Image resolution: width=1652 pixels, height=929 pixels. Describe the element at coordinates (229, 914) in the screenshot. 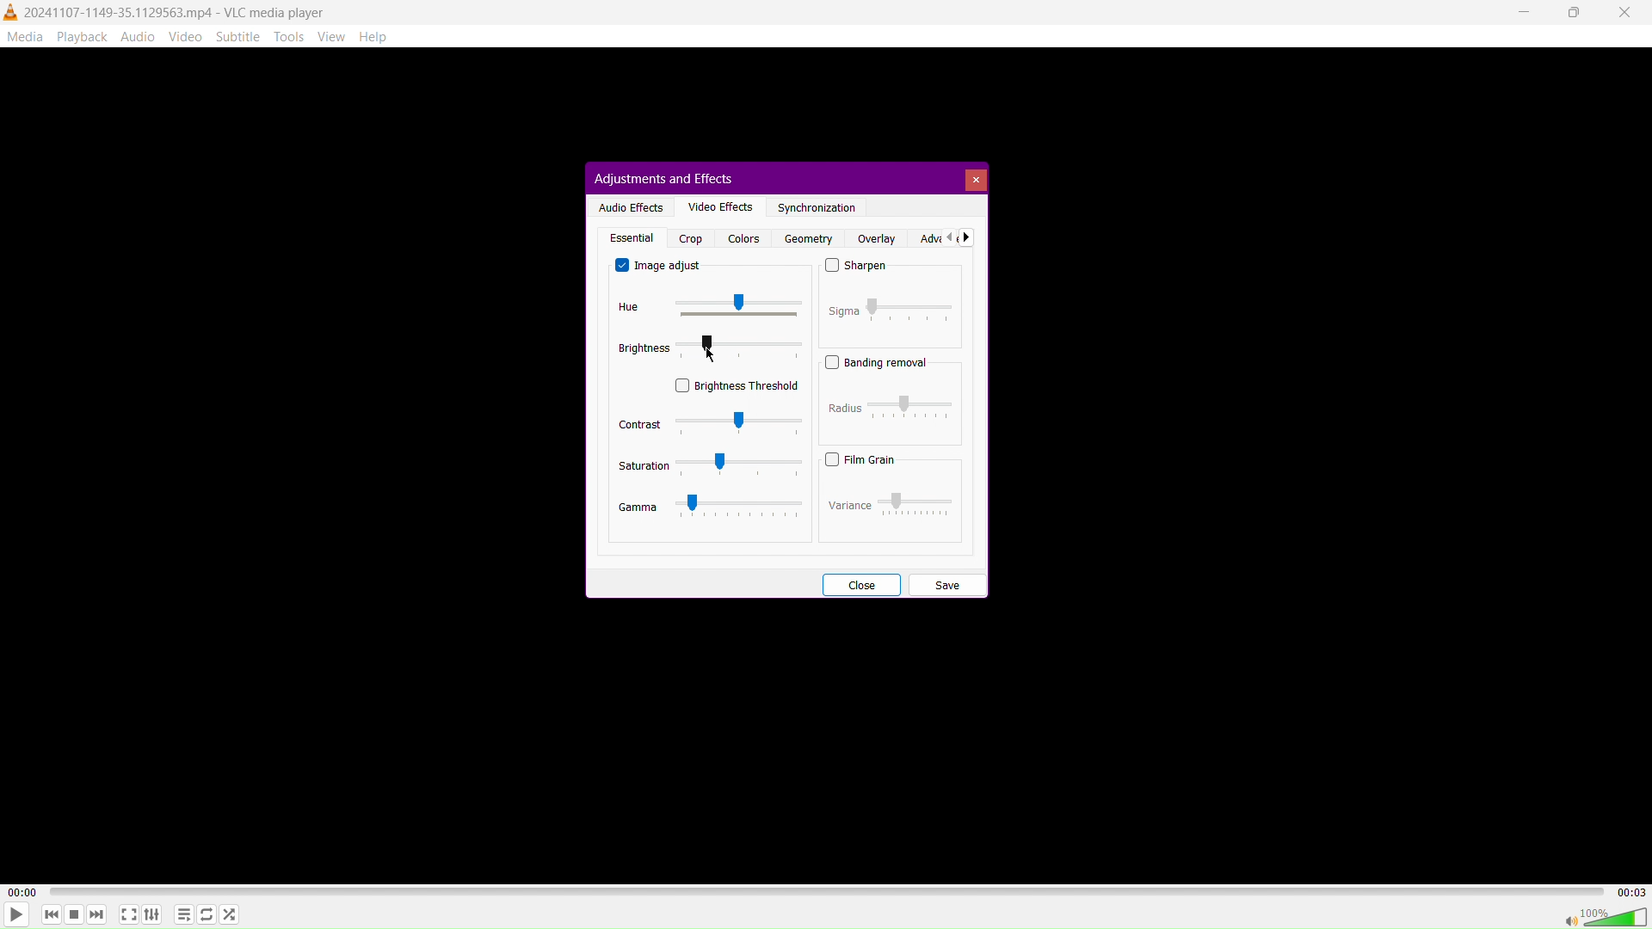

I see `Random` at that location.